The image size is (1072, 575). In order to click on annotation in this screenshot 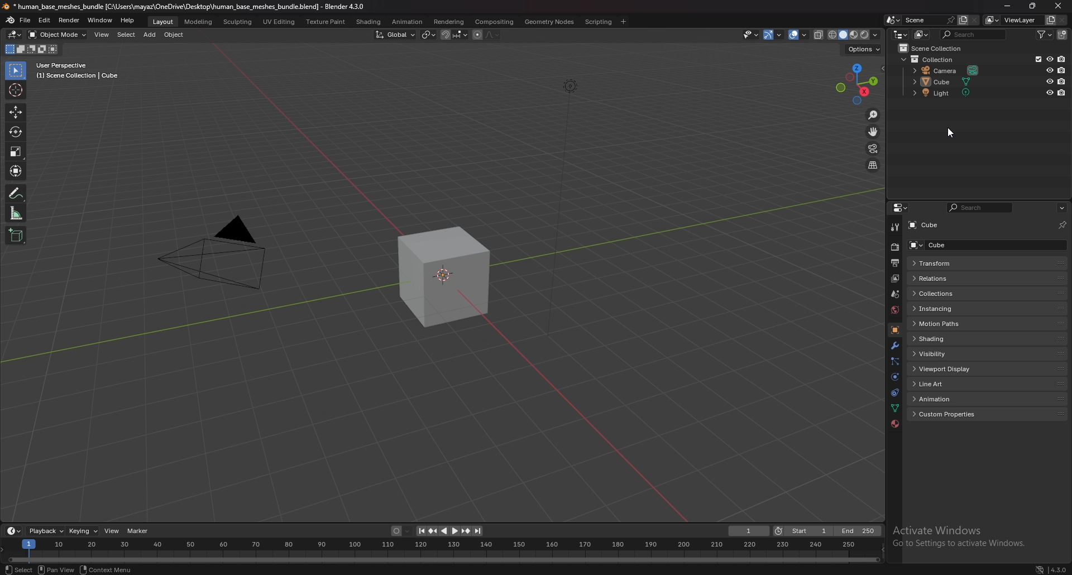, I will do `click(17, 193)`.